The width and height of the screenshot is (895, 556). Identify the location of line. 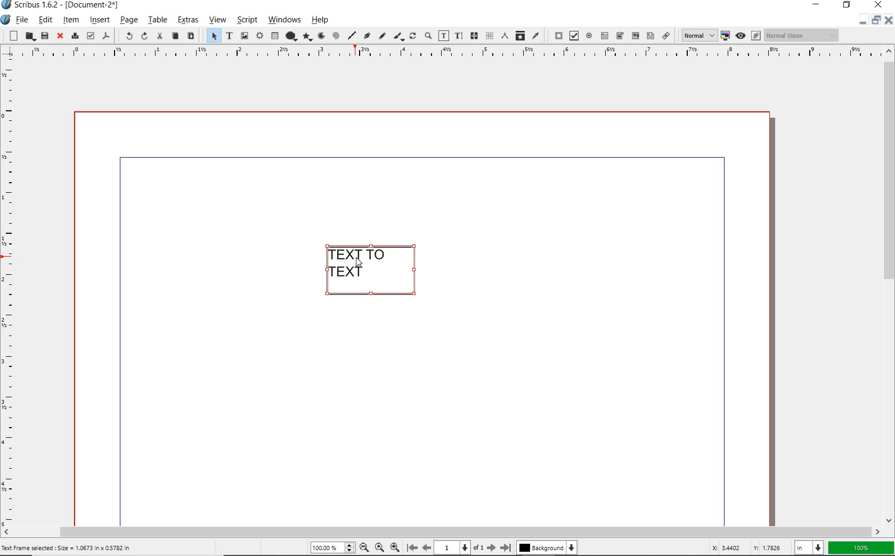
(351, 37).